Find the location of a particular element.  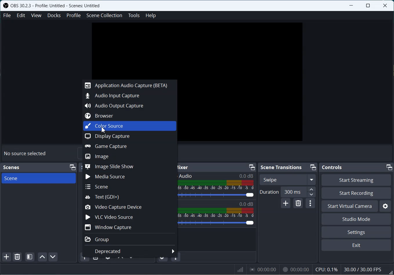

Settings is located at coordinates (385, 206).